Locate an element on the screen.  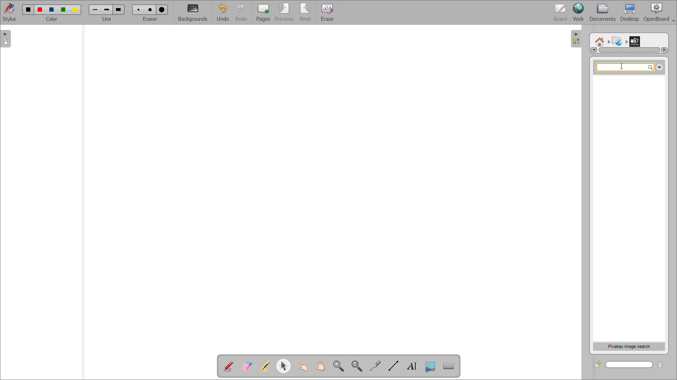
eraser is located at coordinates (151, 18).